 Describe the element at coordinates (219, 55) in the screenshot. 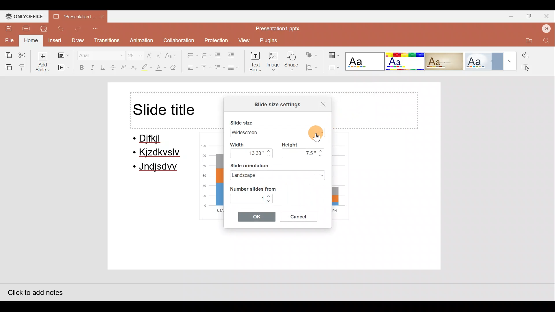

I see `Decrease indent` at that location.